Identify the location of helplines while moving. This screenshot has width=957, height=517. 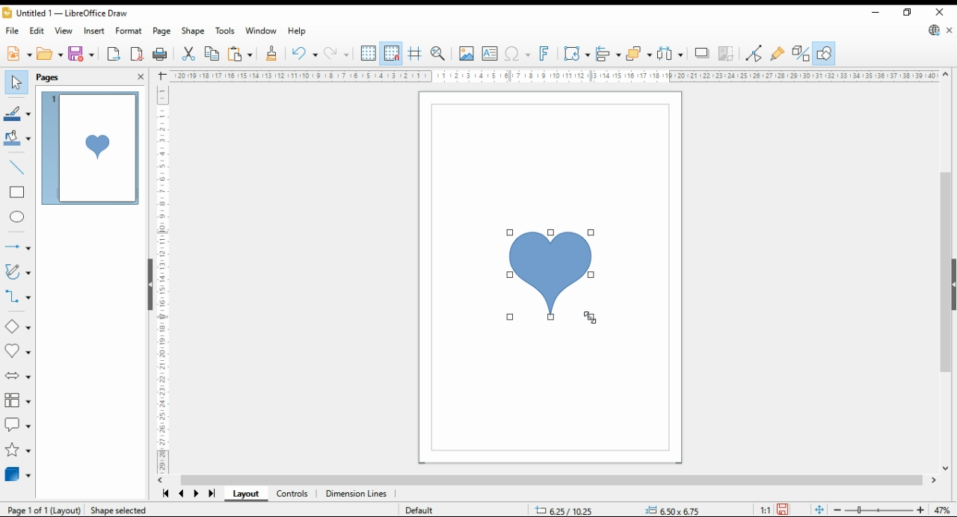
(416, 54).